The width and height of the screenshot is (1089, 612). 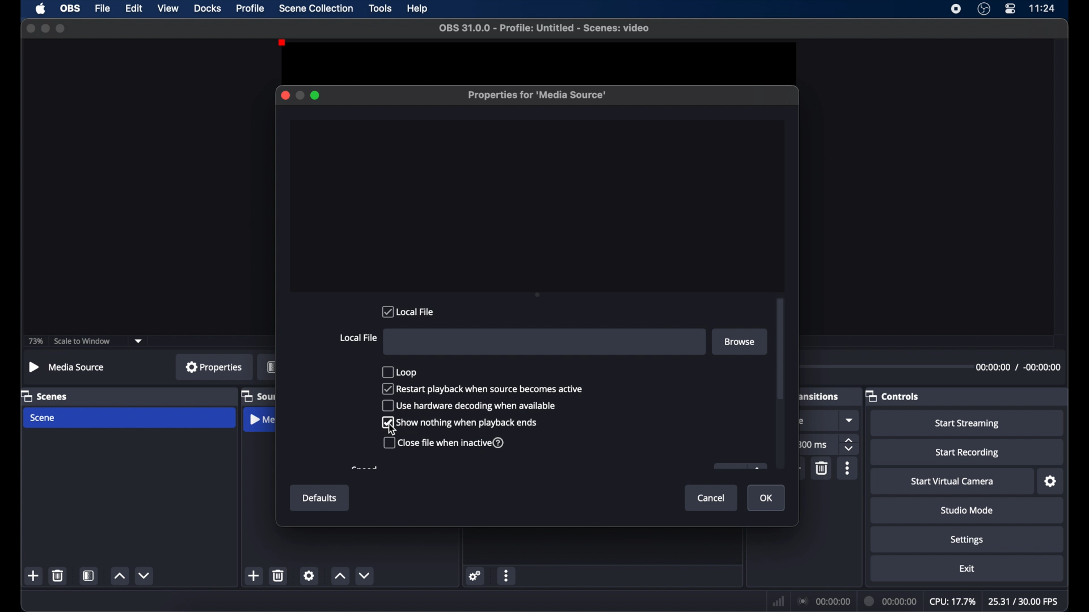 What do you see at coordinates (823, 602) in the screenshot?
I see `connection` at bounding box center [823, 602].